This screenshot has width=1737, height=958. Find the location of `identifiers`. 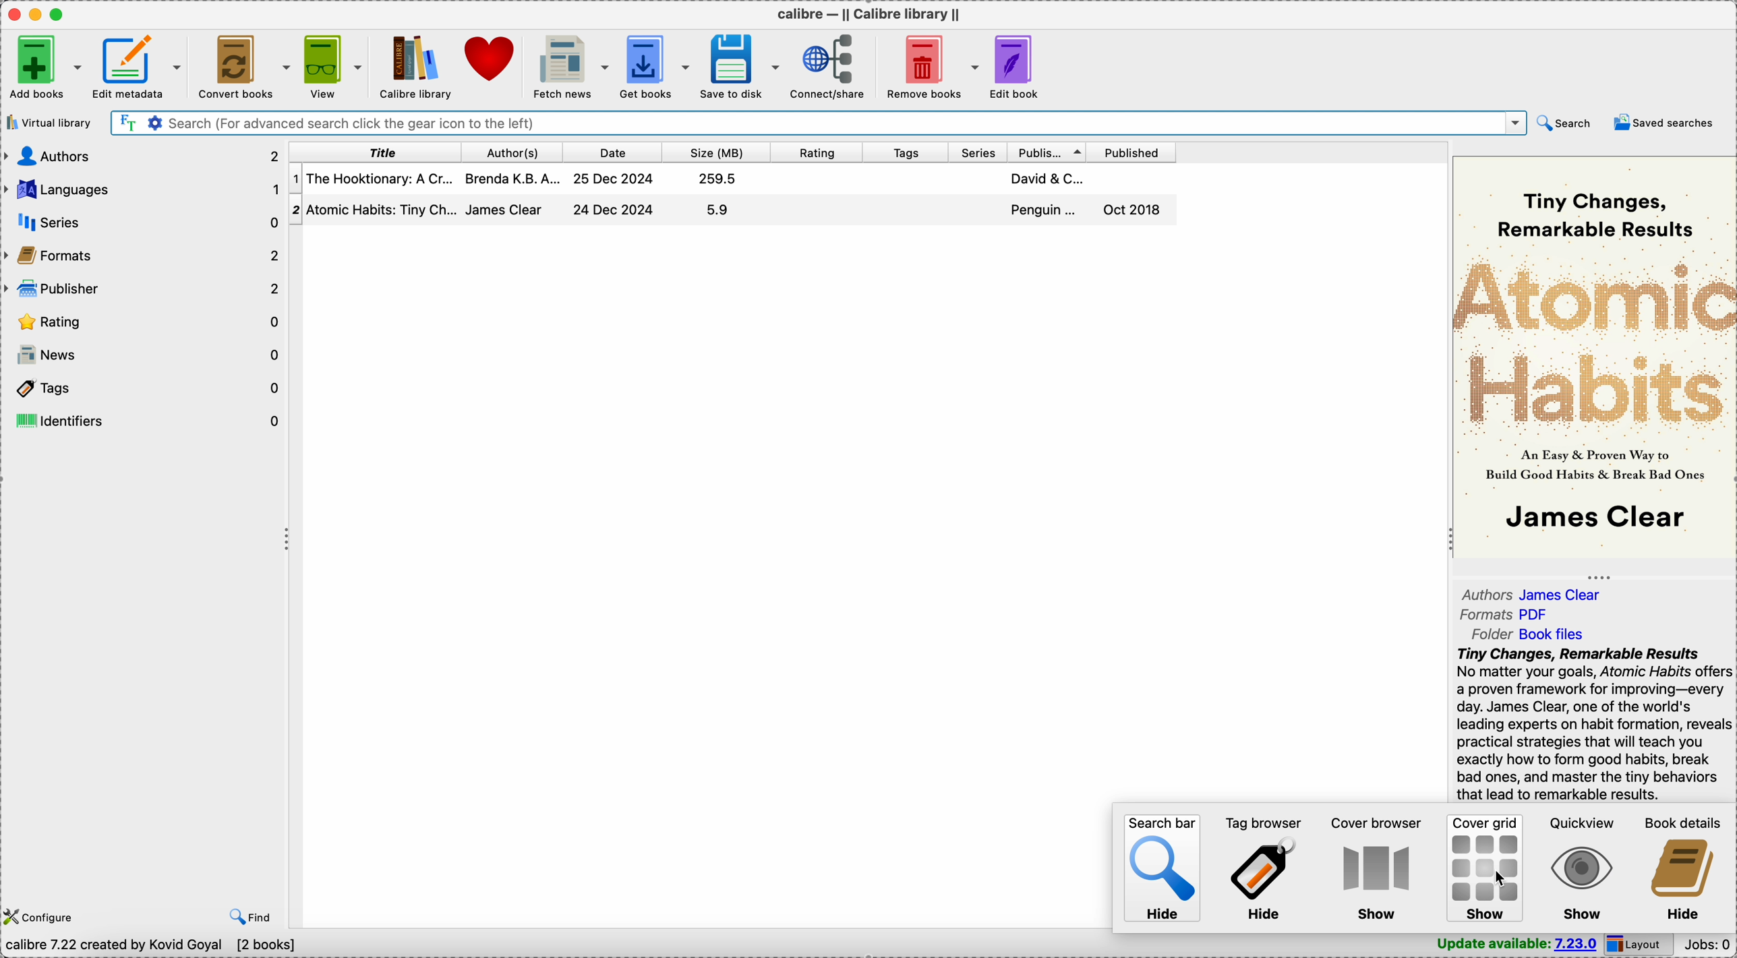

identifiers is located at coordinates (144, 419).